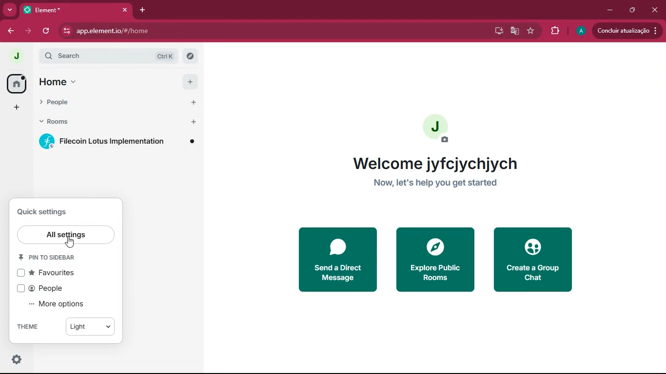 The image size is (666, 374). I want to click on rooms, so click(116, 122).